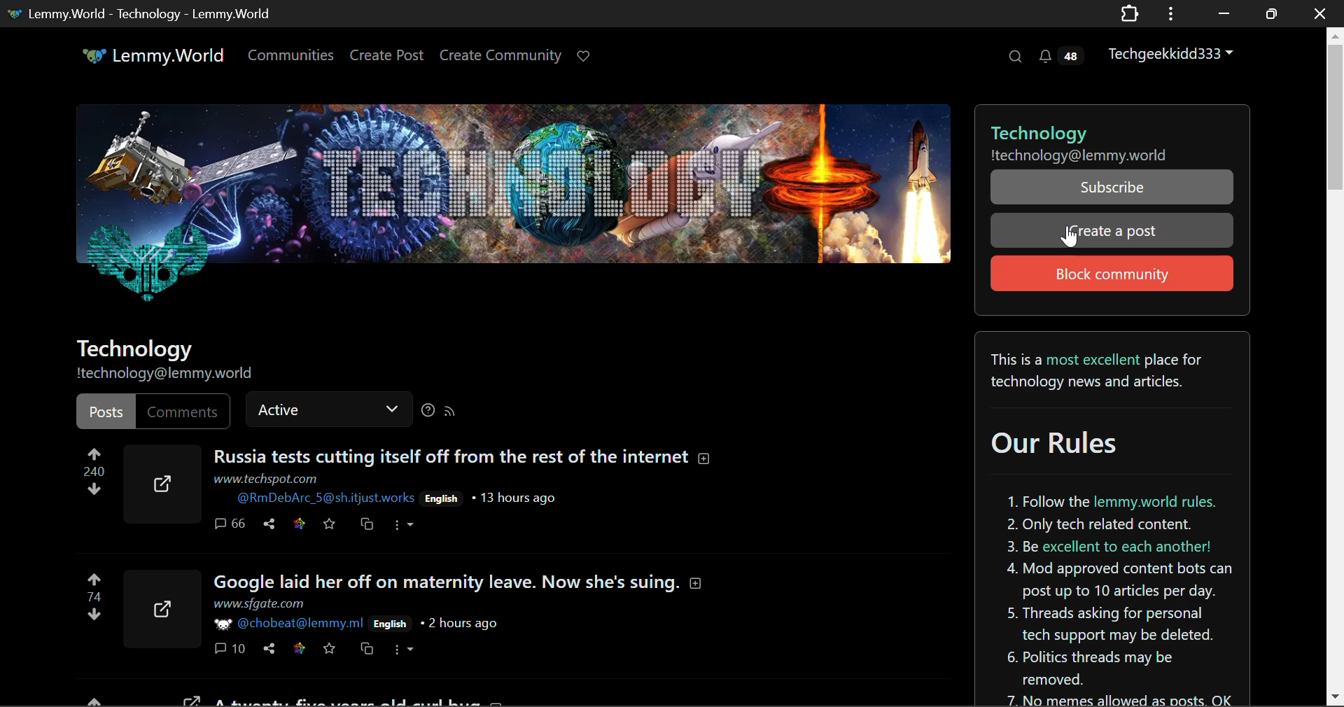 This screenshot has width=1344, height=707. Describe the element at coordinates (402, 526) in the screenshot. I see `More Options` at that location.